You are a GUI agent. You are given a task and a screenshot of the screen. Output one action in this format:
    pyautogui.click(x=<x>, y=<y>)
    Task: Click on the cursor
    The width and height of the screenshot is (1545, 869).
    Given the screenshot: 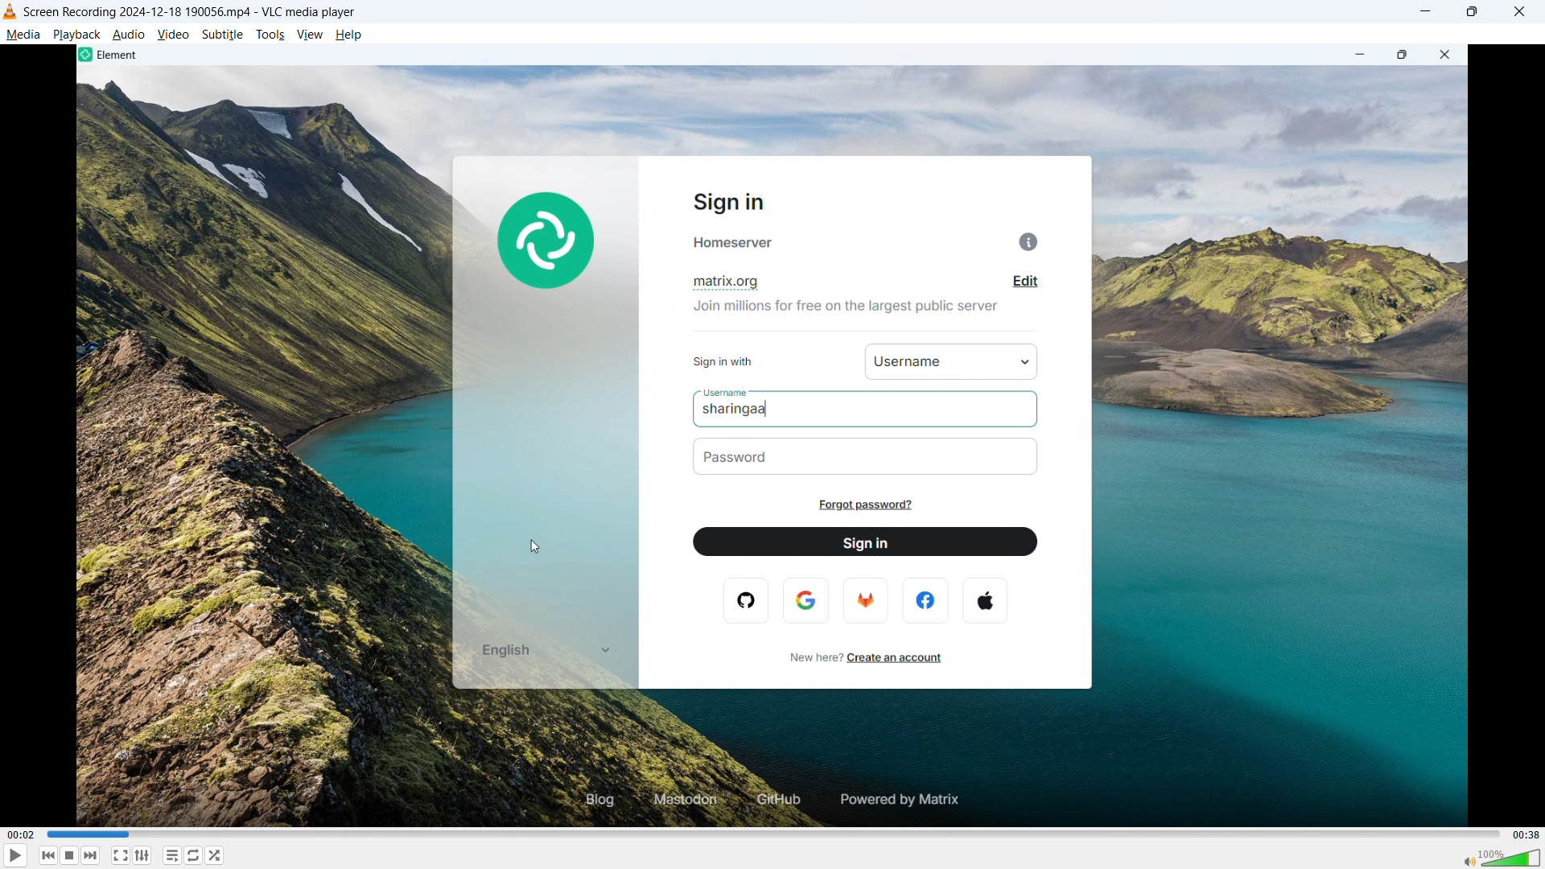 What is the action you would take?
    pyautogui.click(x=536, y=547)
    